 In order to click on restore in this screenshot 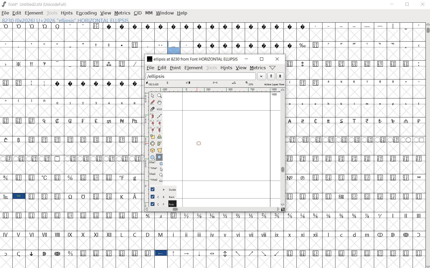, I will do `click(262, 59)`.